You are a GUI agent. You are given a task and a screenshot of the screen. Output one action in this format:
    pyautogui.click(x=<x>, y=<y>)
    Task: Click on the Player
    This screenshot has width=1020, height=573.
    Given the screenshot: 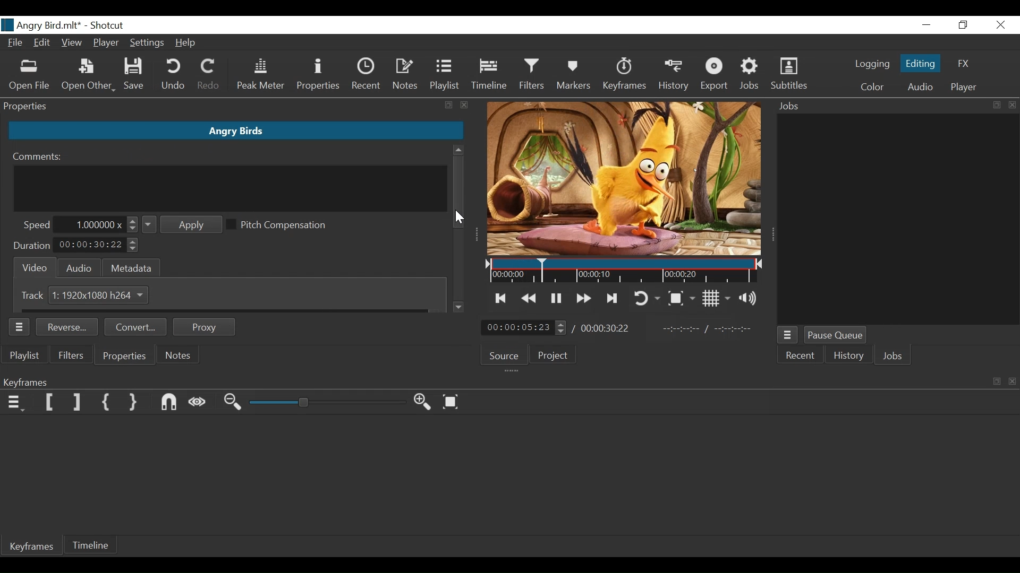 What is the action you would take?
    pyautogui.click(x=106, y=42)
    